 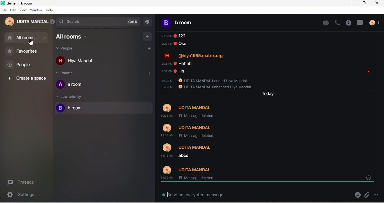 I want to click on people, so click(x=22, y=65).